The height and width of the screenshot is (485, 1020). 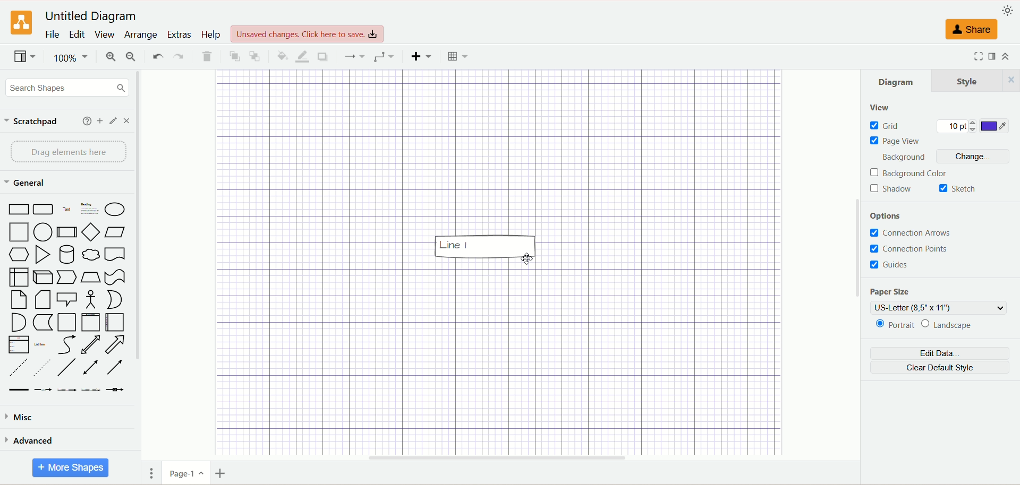 What do you see at coordinates (895, 143) in the screenshot?
I see `page view` at bounding box center [895, 143].